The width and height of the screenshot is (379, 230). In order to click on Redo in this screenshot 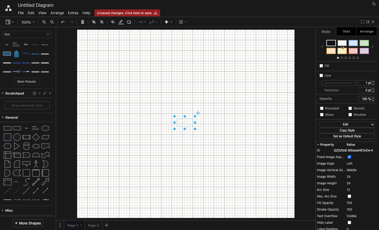, I will do `click(72, 22)`.